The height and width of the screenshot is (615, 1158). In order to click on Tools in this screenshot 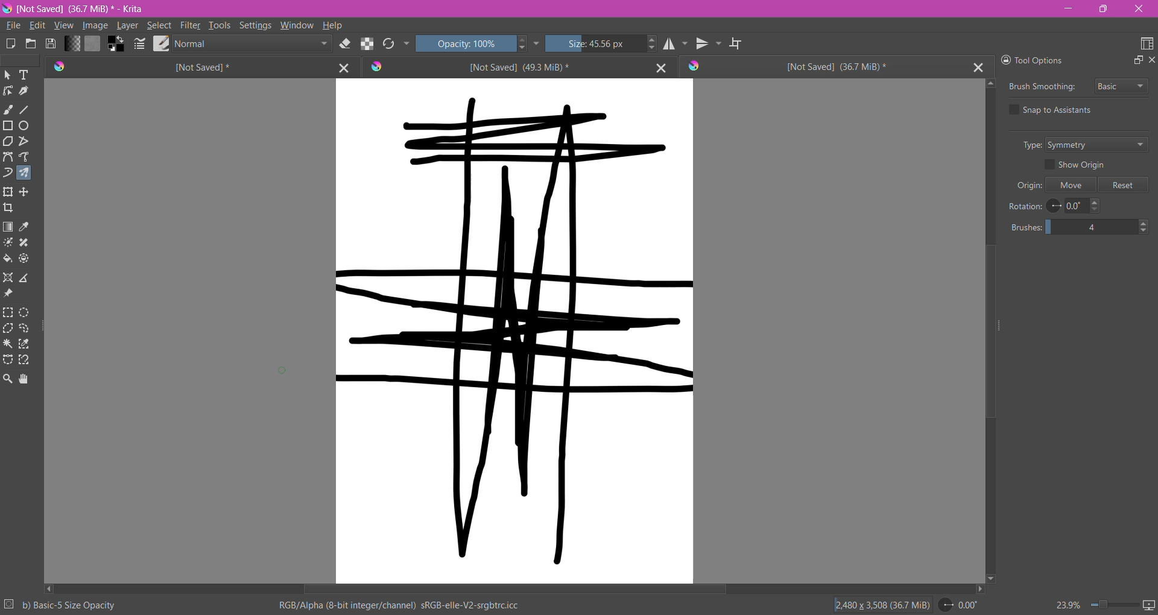, I will do `click(220, 24)`.